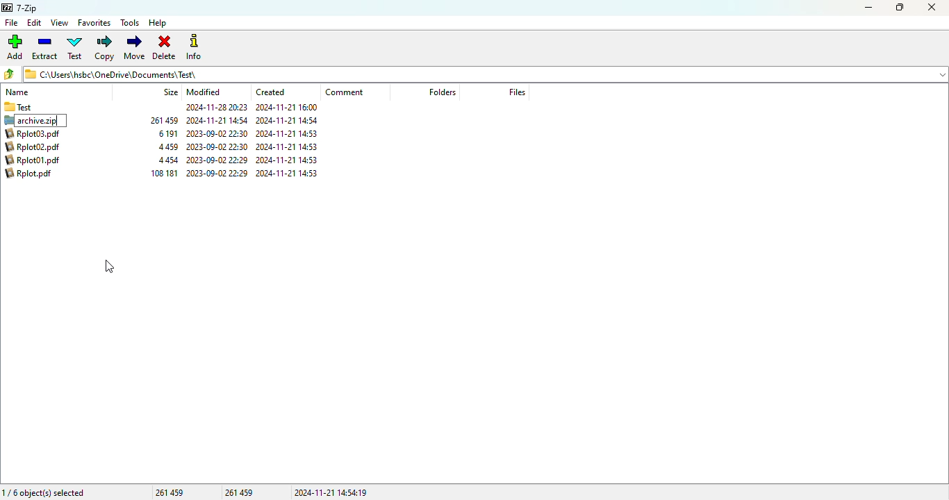 This screenshot has width=949, height=500. What do you see at coordinates (37, 147) in the screenshot?
I see `Rplot02.pdf 4459 2023-09-02 22:30 2024-11-21 14:53` at bounding box center [37, 147].